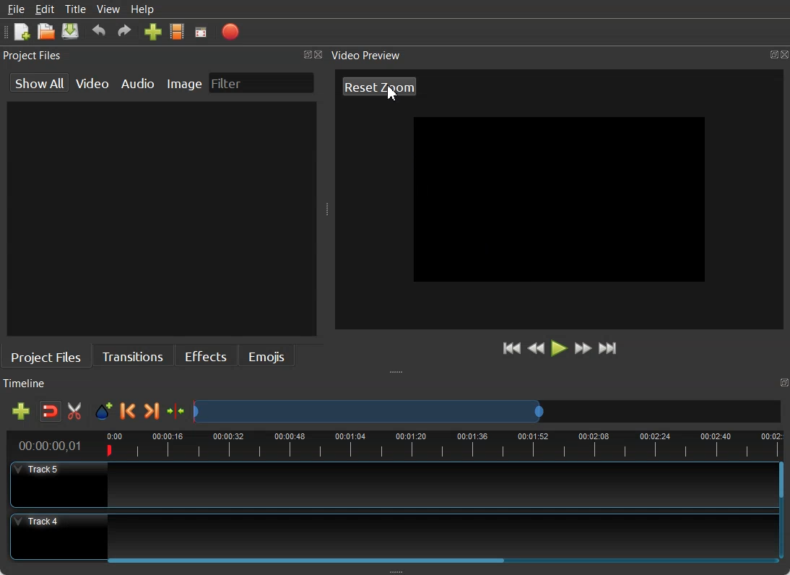  Describe the element at coordinates (391, 561) in the screenshot. I see `Horizontal Scroll bar ` at that location.